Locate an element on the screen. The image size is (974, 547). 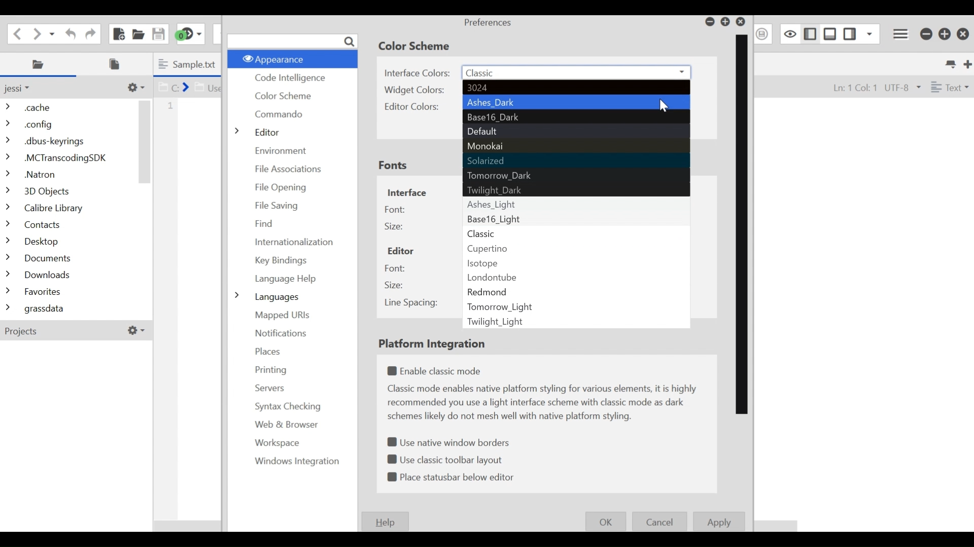
File Saving is located at coordinates (276, 206).